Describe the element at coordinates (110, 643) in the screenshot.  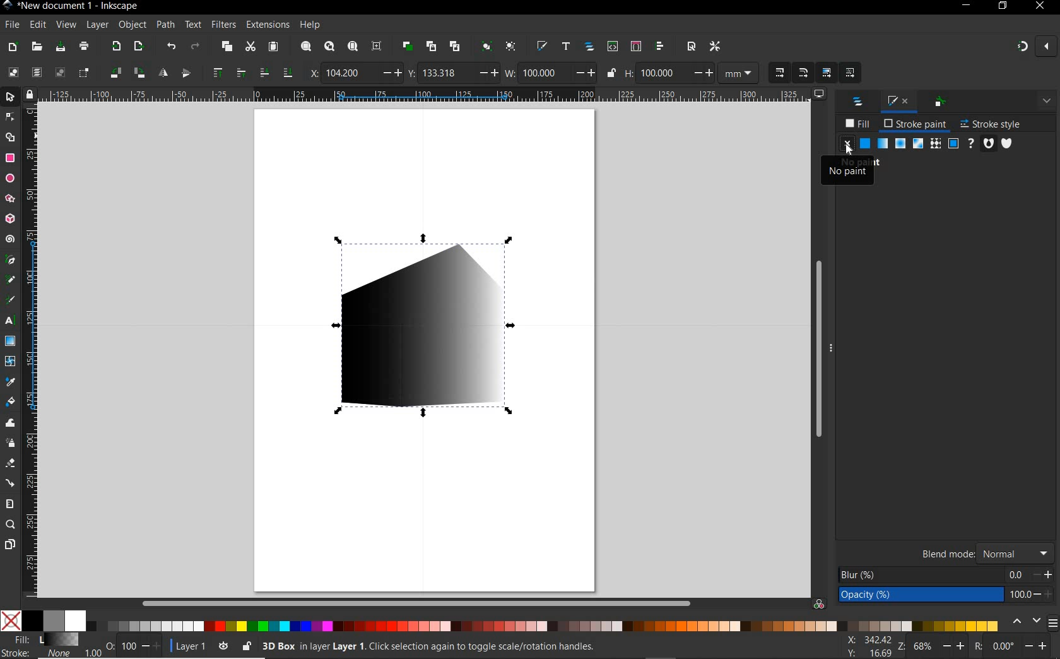
I see `OPACITY` at that location.